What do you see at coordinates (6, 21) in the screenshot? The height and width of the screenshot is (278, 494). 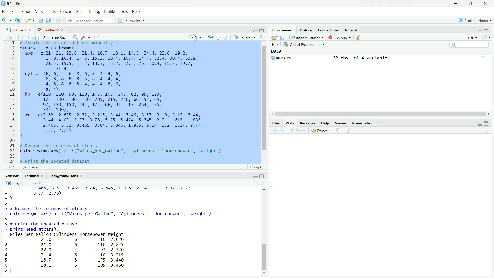 I see `add` at bounding box center [6, 21].